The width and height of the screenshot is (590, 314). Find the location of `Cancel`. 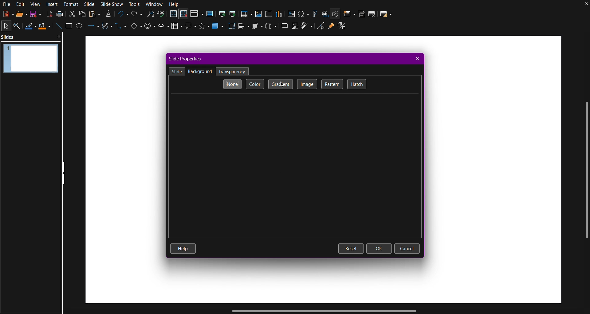

Cancel is located at coordinates (407, 249).